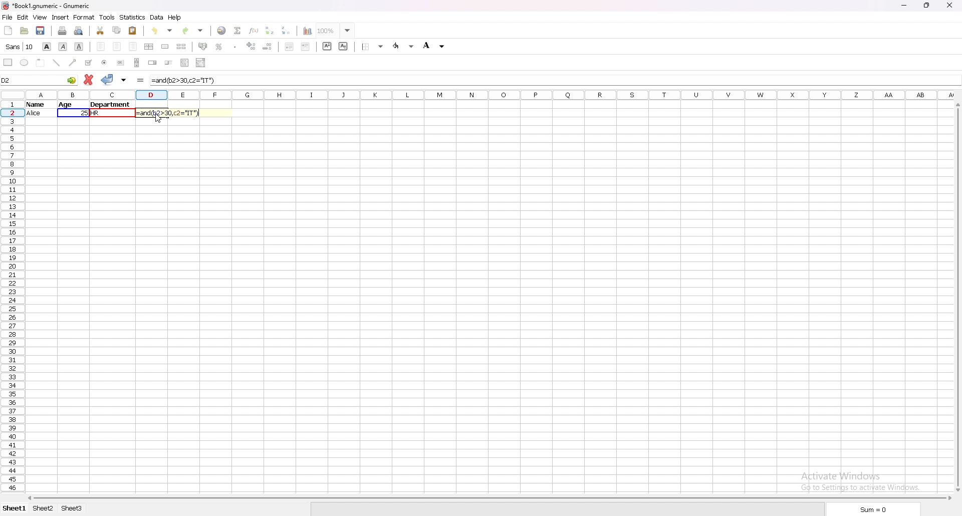 Image resolution: width=962 pixels, height=516 pixels. I want to click on edit, so click(23, 17).